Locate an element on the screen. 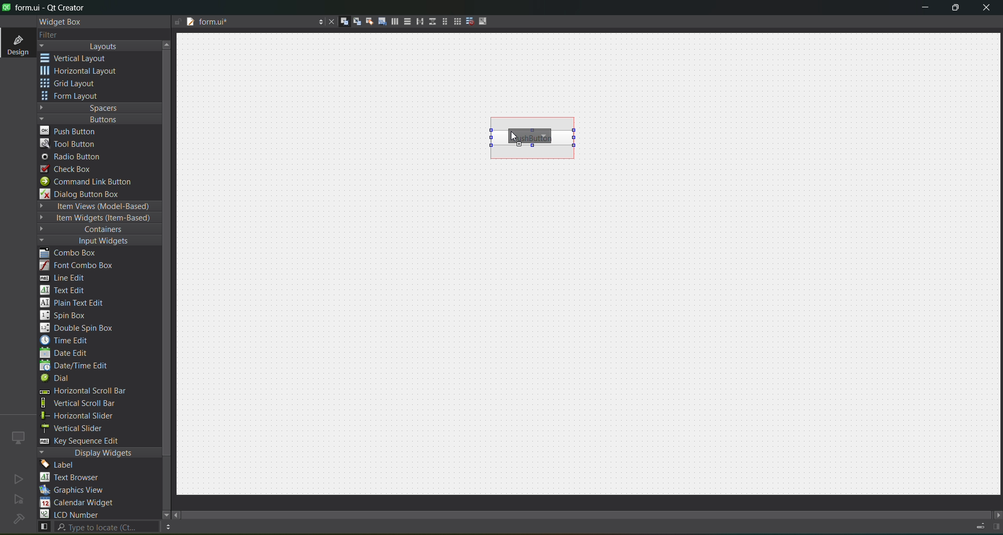 The width and height of the screenshot is (1003, 535). grid is located at coordinates (75, 85).